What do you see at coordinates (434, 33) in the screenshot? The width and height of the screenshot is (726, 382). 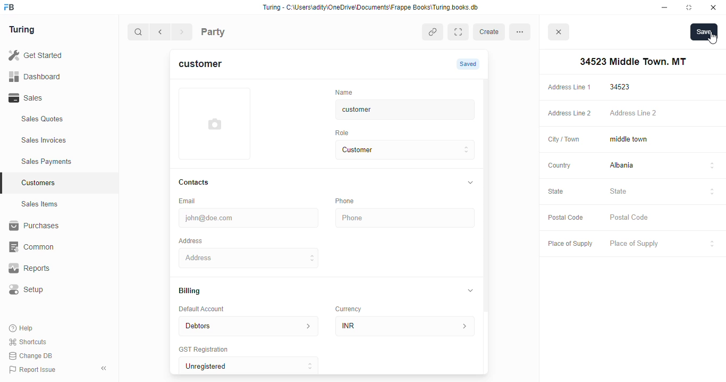 I see `copy link` at bounding box center [434, 33].